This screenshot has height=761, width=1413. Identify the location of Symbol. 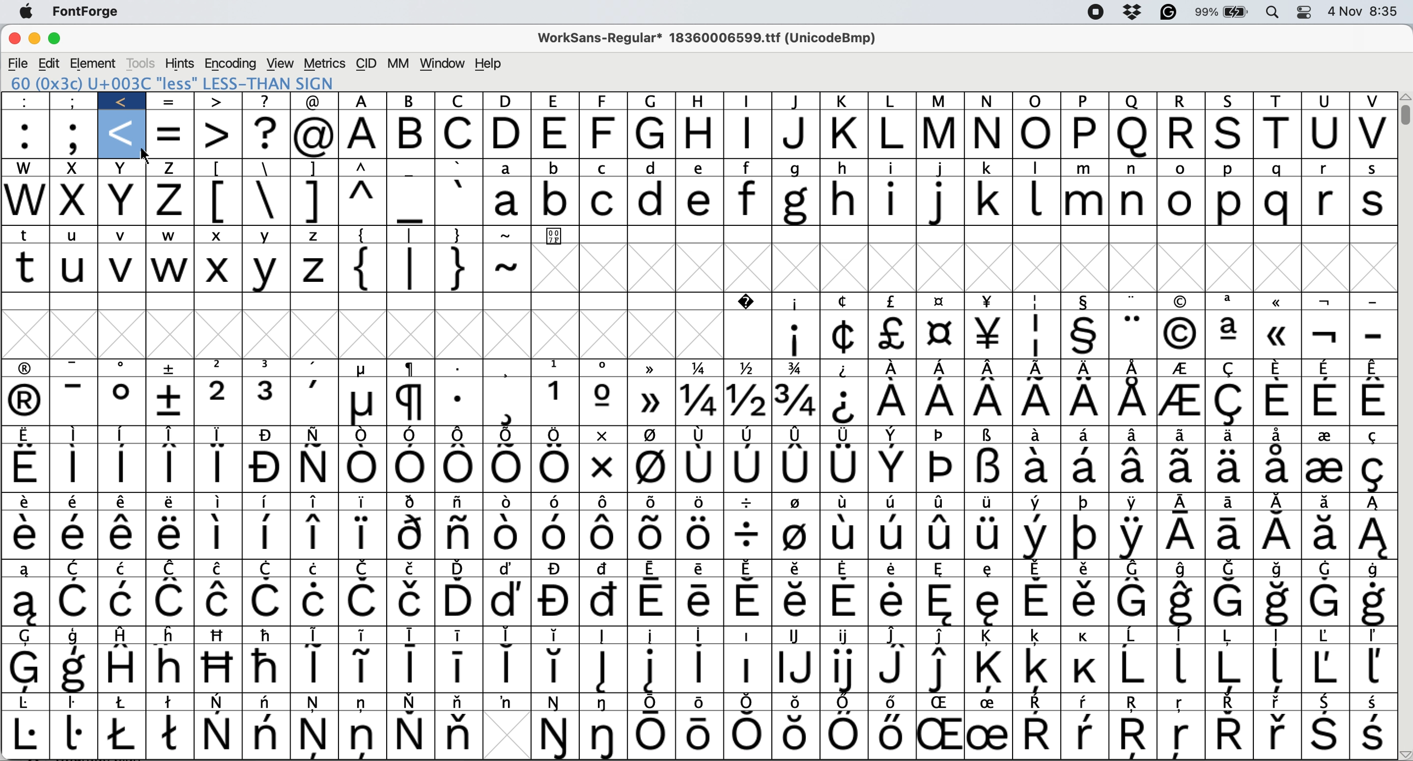
(463, 701).